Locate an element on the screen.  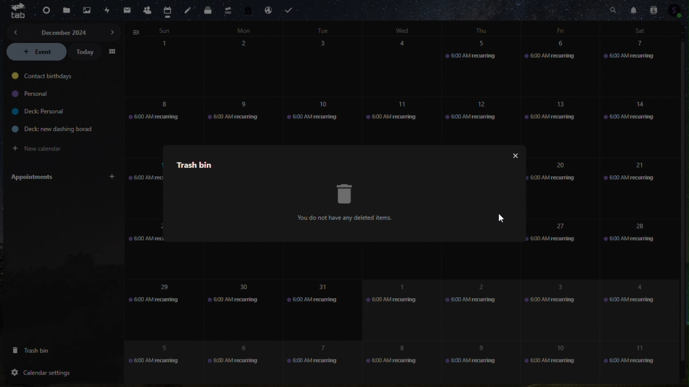
activity is located at coordinates (107, 11).